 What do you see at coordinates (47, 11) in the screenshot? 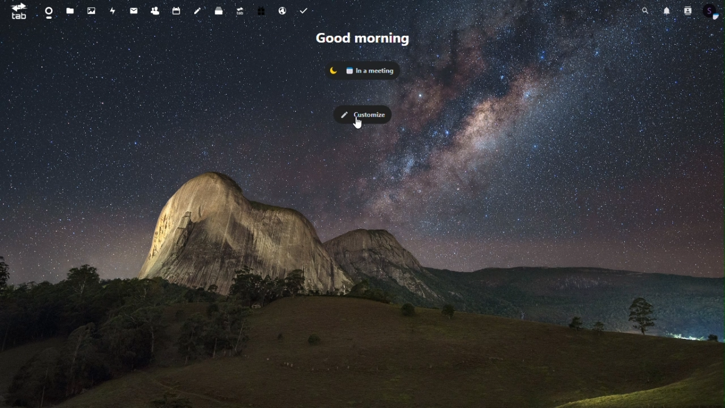
I see `dashboard` at bounding box center [47, 11].